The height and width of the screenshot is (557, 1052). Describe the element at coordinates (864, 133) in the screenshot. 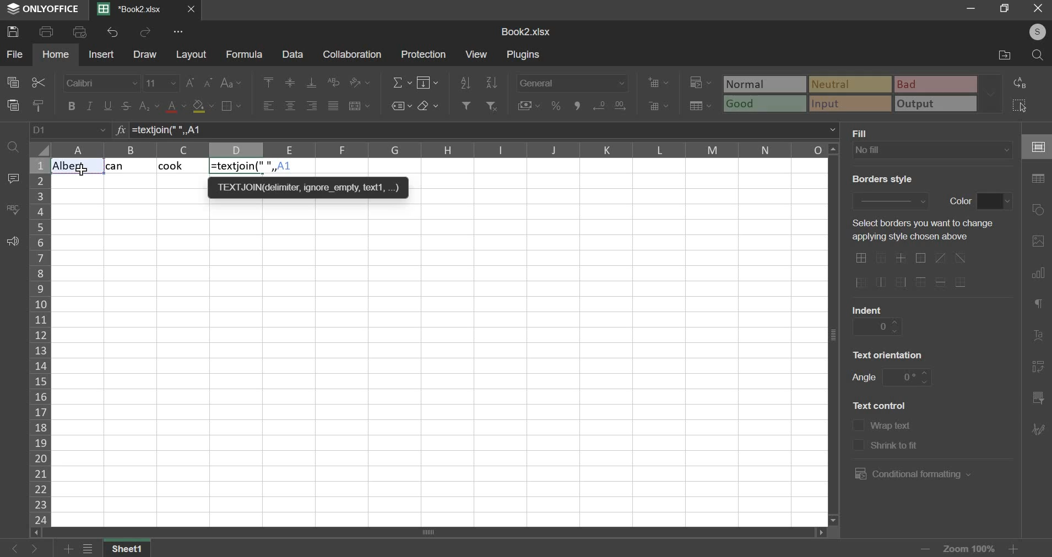

I see `text` at that location.